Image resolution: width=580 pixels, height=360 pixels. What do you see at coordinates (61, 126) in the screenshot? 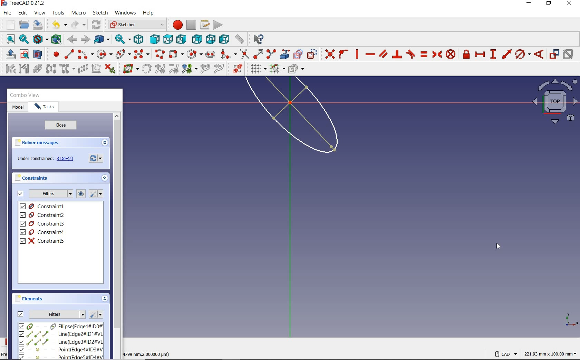
I see `close` at bounding box center [61, 126].